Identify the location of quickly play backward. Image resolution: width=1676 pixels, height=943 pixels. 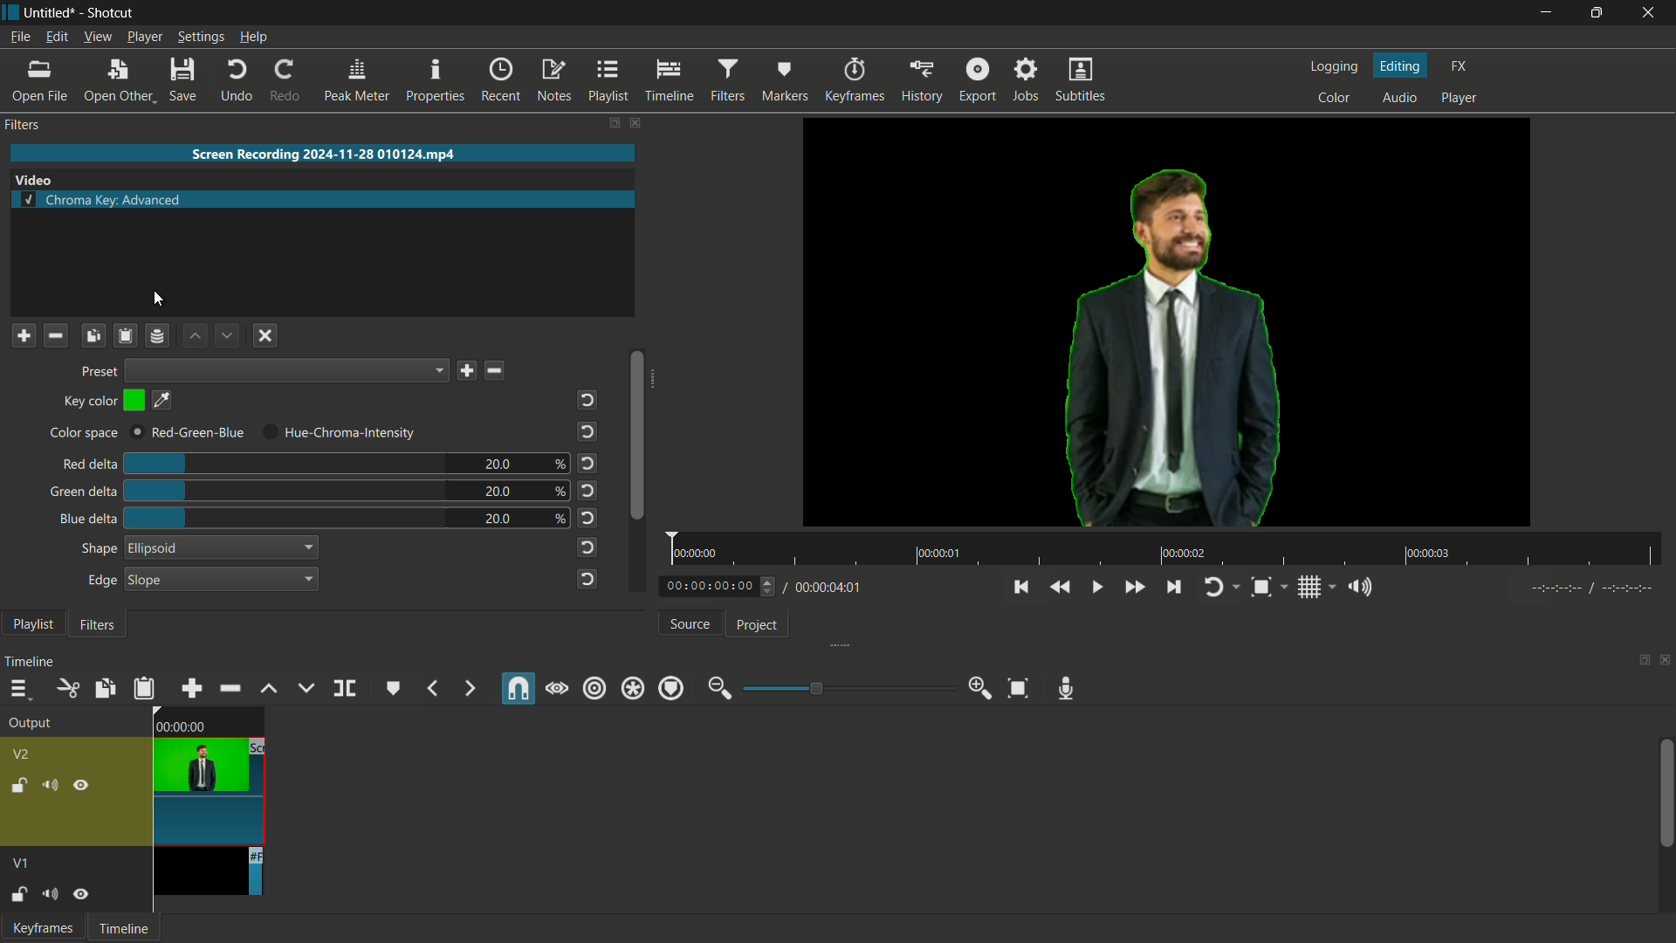
(1060, 589).